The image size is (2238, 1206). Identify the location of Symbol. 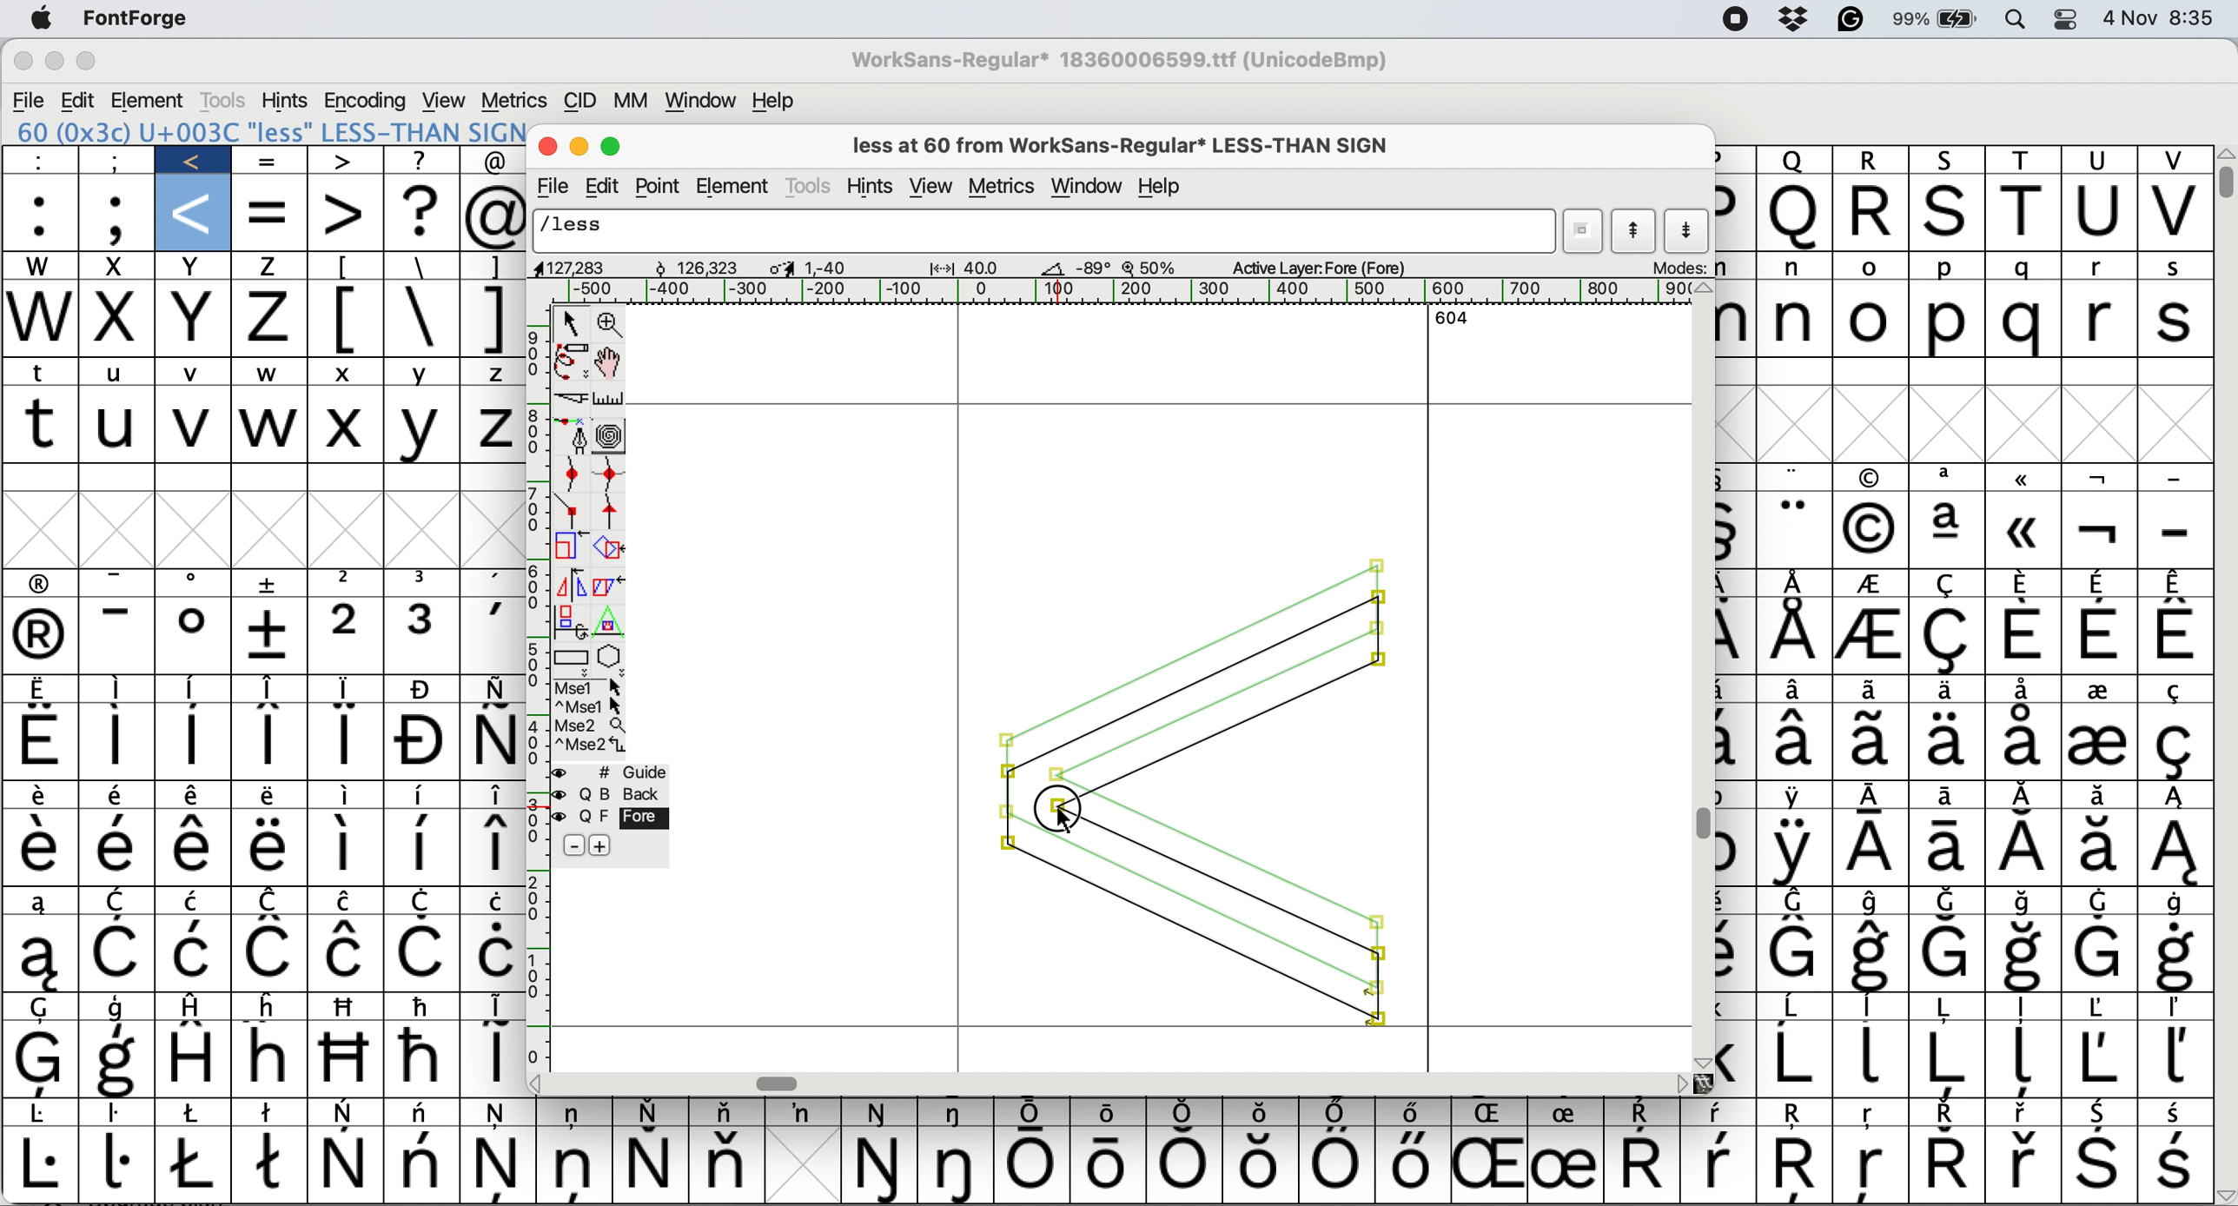
(1797, 851).